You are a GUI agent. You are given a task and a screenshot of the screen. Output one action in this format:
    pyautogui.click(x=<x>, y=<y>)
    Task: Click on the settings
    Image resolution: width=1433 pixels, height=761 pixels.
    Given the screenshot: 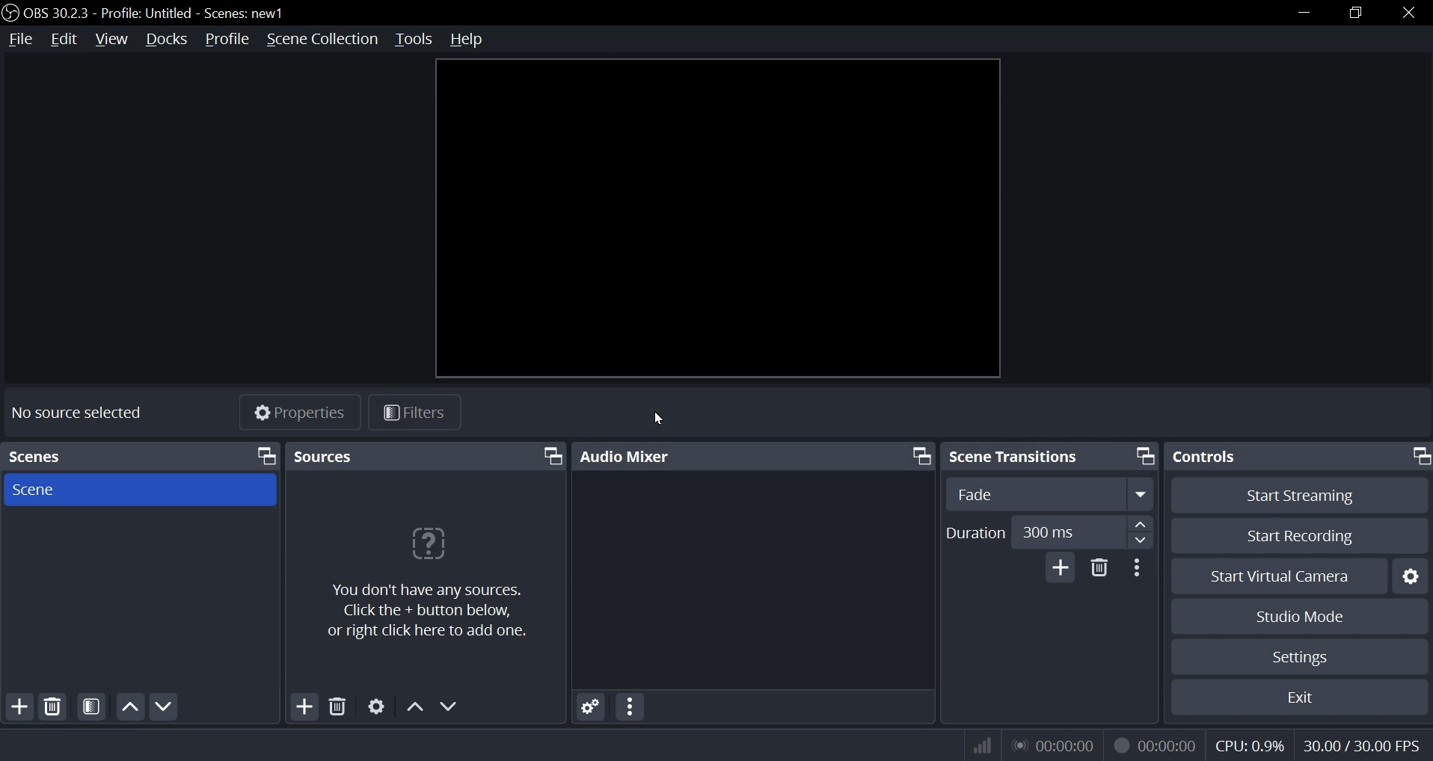 What is the action you would take?
    pyautogui.click(x=587, y=706)
    